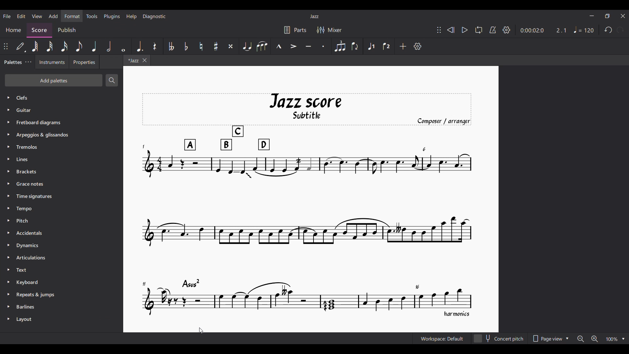 This screenshot has width=629, height=354. I want to click on Grace Notes, so click(31, 184).